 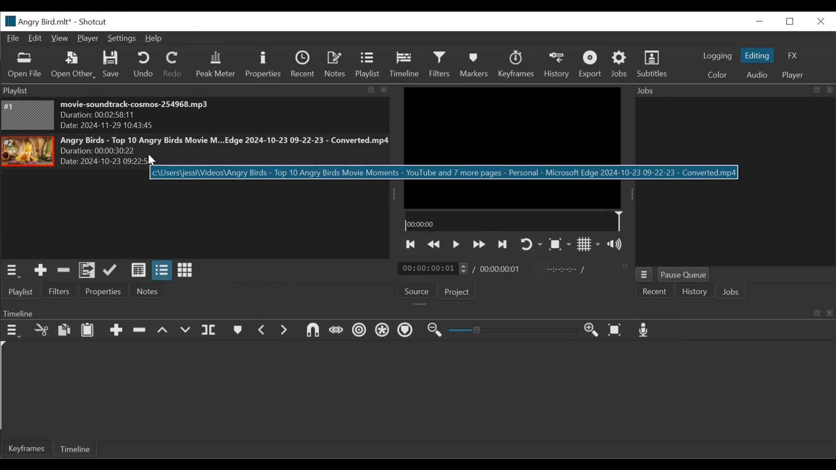 I want to click on Undo, so click(x=144, y=64).